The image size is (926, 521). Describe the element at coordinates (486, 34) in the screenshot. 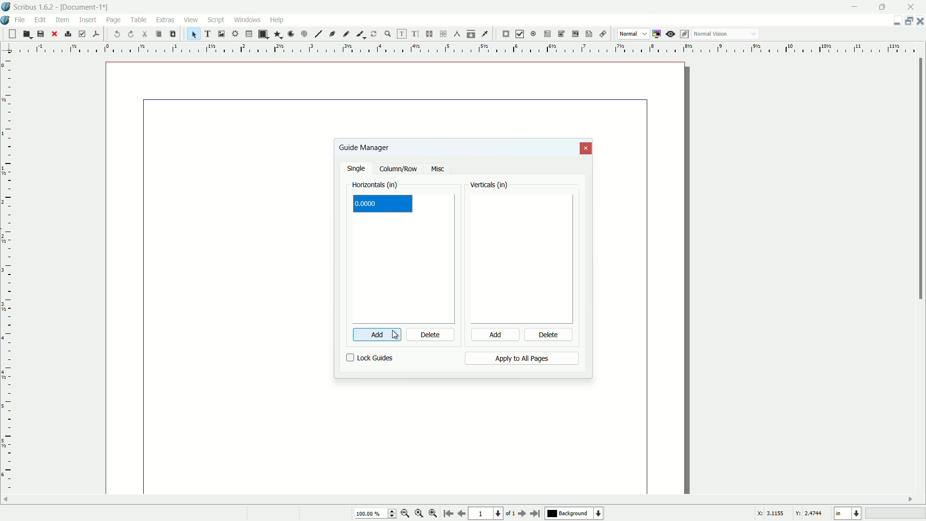

I see `eye dropper` at that location.